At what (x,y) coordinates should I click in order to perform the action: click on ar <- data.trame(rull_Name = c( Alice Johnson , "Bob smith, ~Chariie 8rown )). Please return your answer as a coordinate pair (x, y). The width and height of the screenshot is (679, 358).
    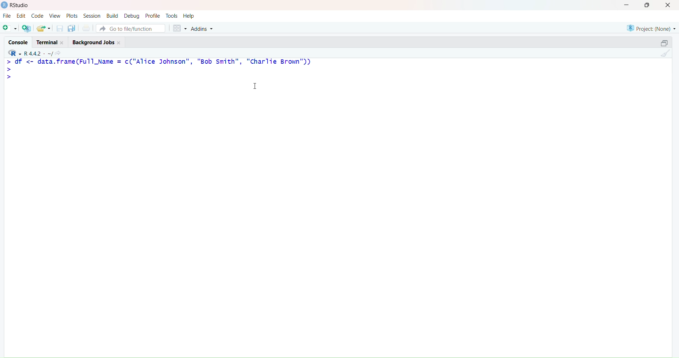
    Looking at the image, I should click on (158, 62).